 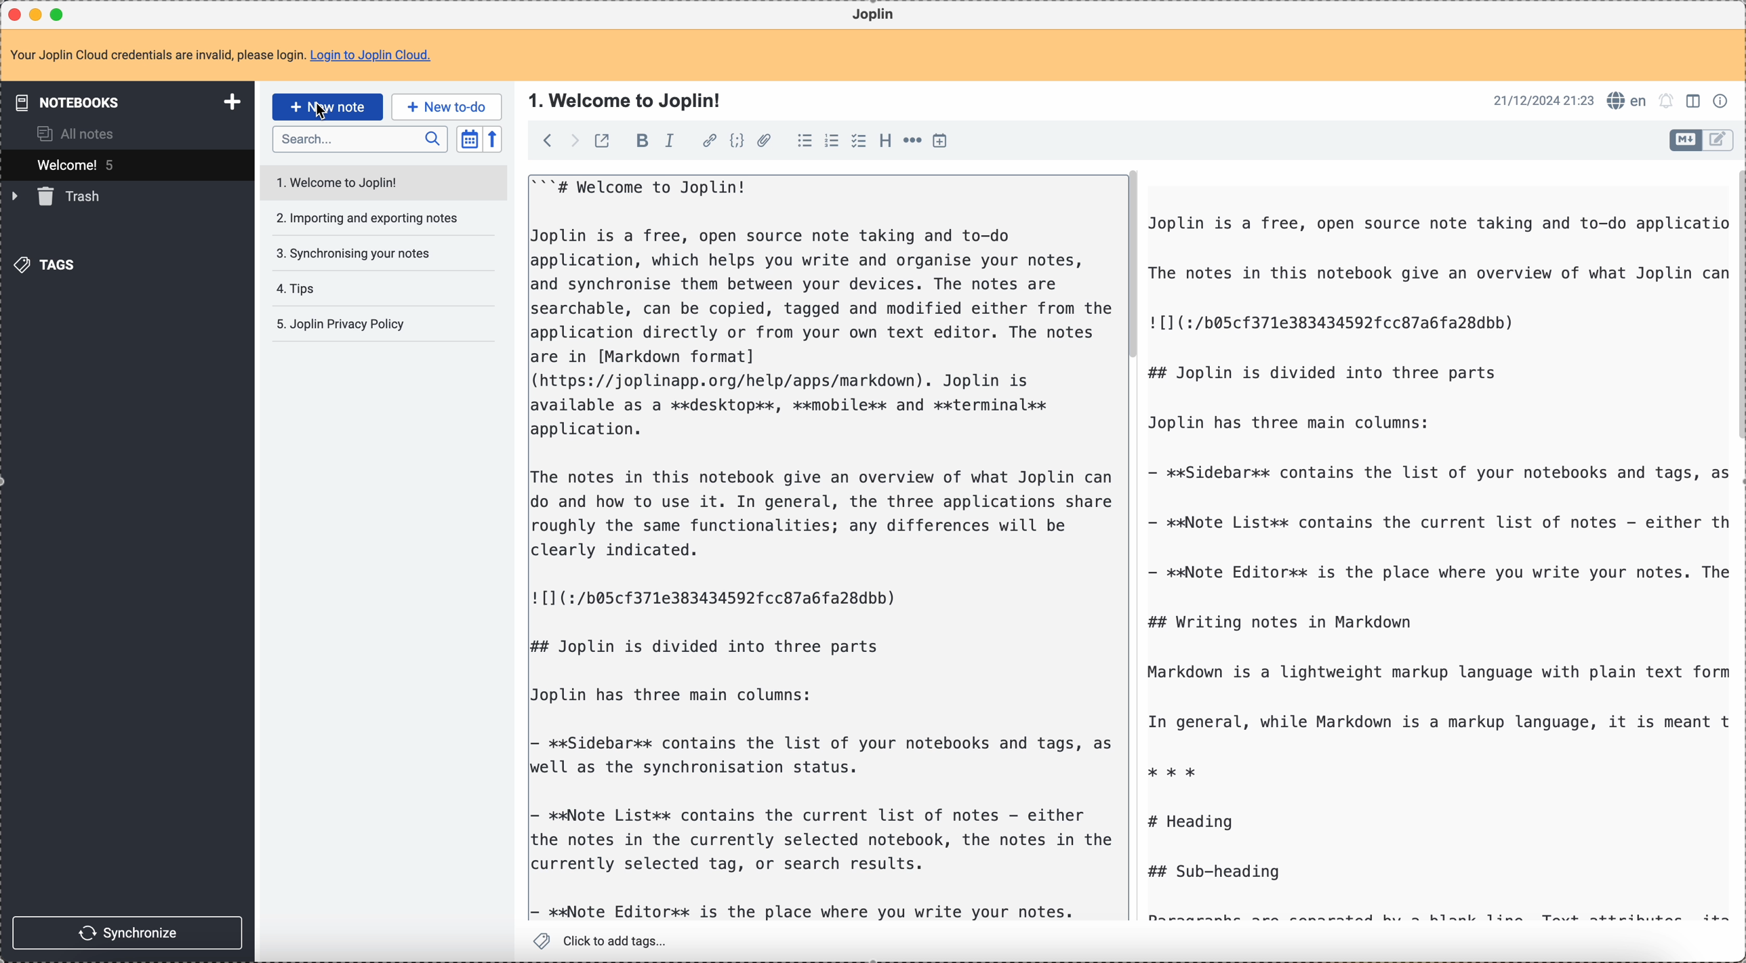 I want to click on synchronising your notes, so click(x=360, y=253).